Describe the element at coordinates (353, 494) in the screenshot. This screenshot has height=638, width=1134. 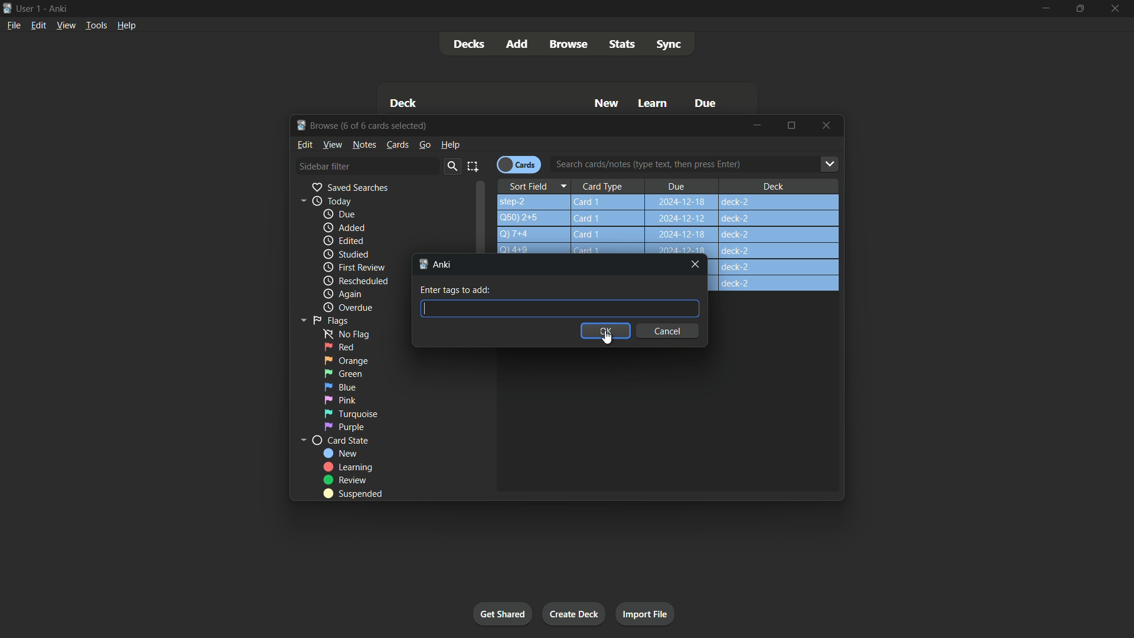
I see `Suspended` at that location.